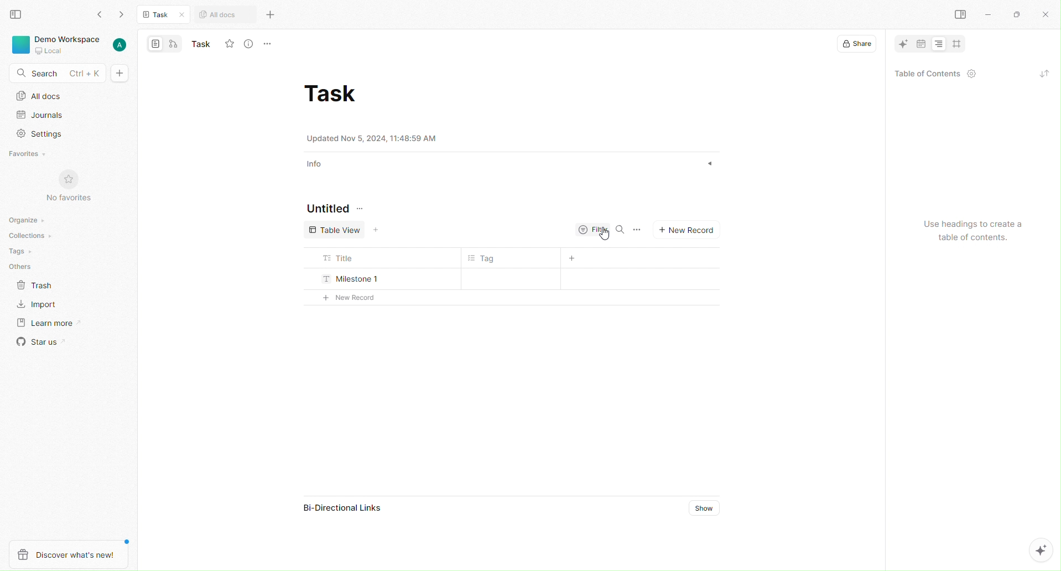  I want to click on Info, so click(316, 163).